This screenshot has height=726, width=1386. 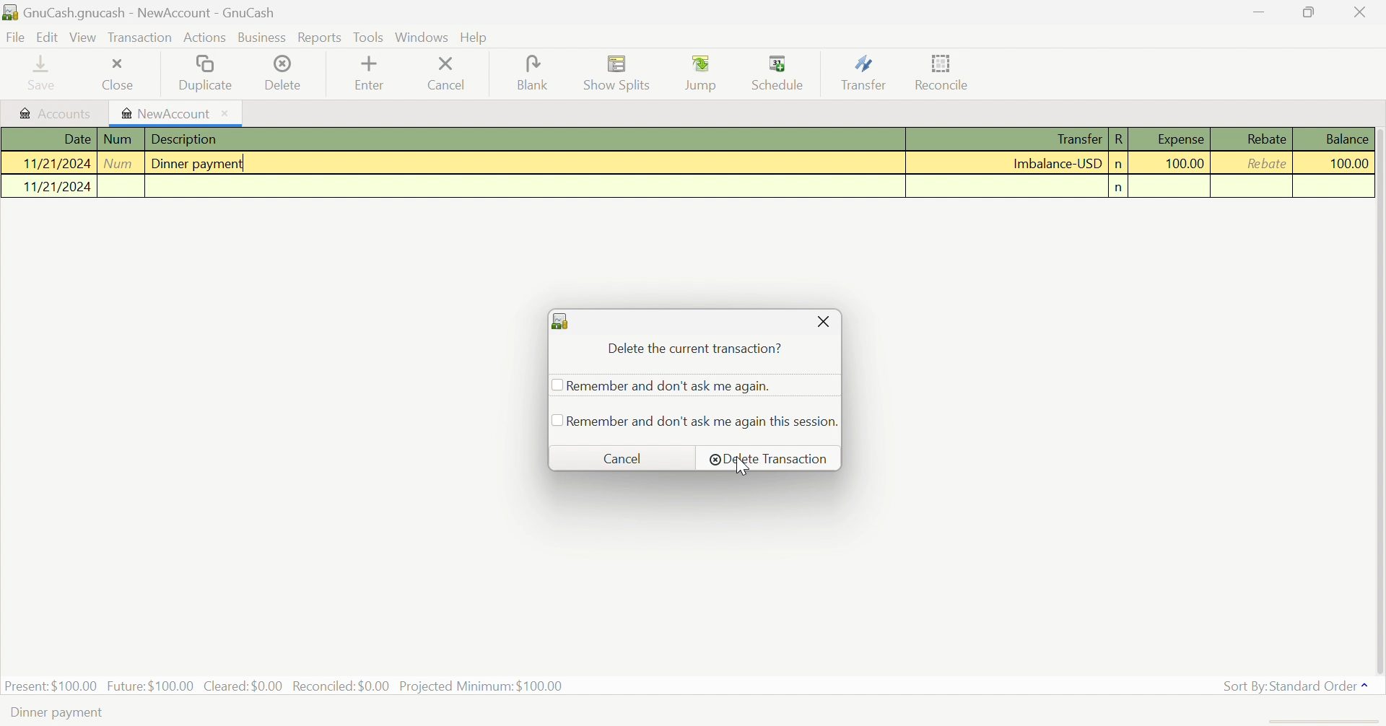 What do you see at coordinates (1118, 165) in the screenshot?
I see `n` at bounding box center [1118, 165].